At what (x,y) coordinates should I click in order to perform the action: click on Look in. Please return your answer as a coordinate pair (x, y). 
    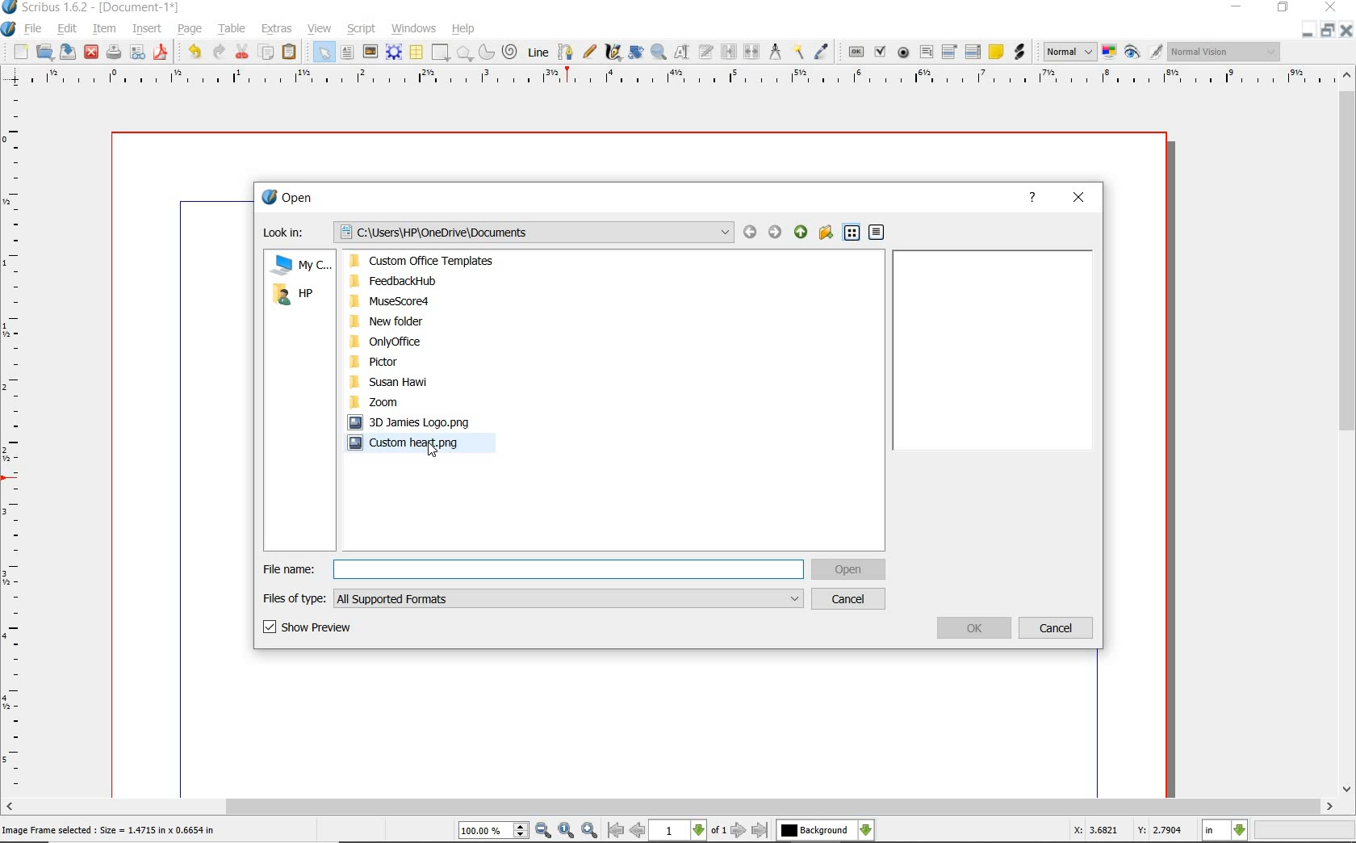
    Looking at the image, I should click on (499, 233).